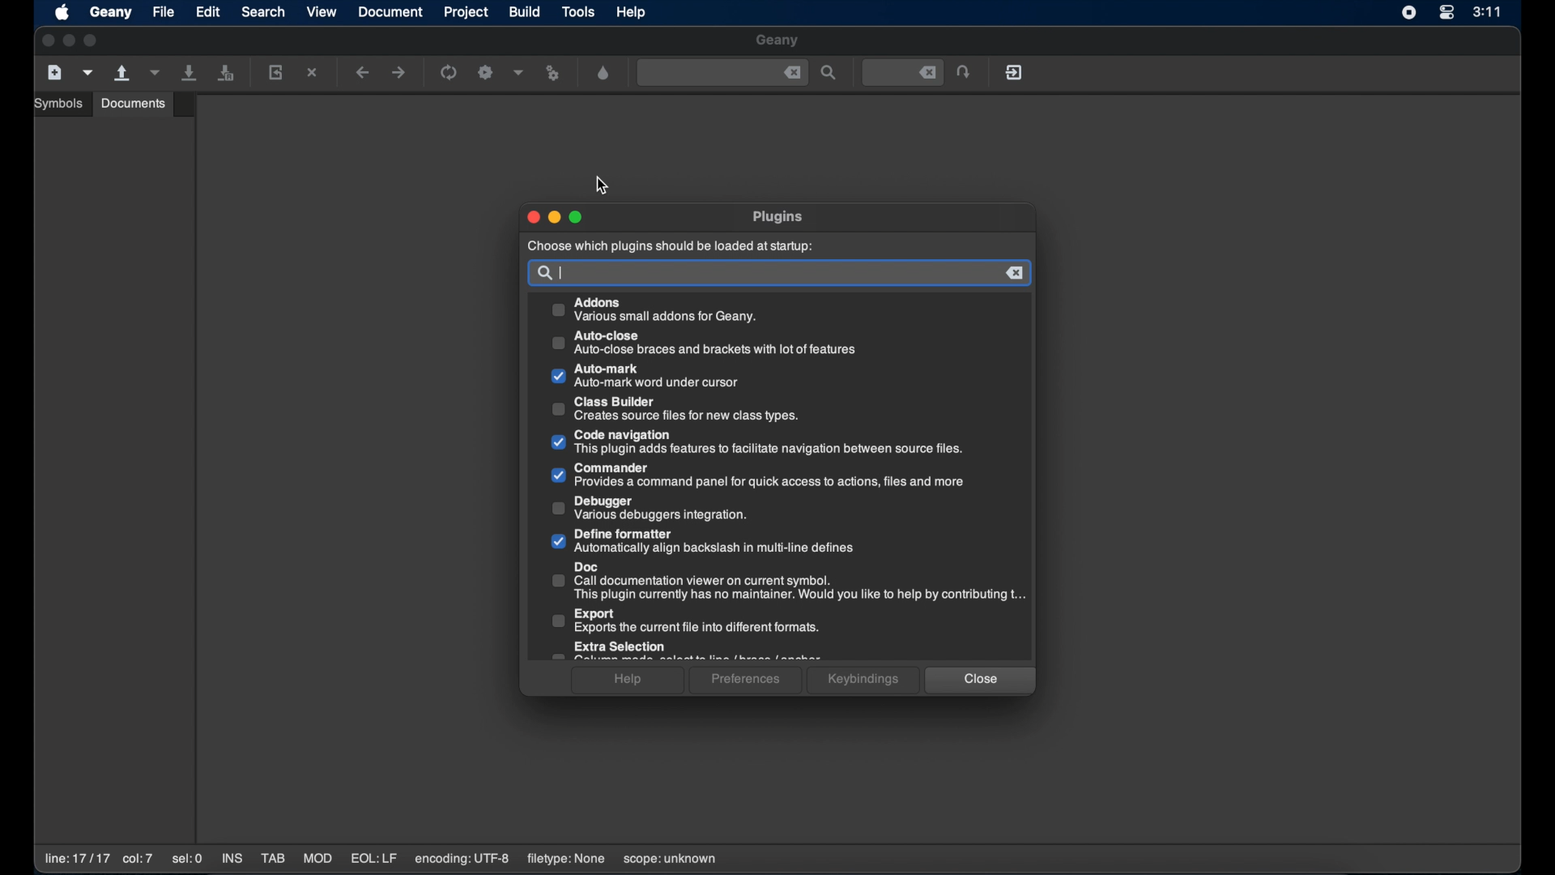 The height and width of the screenshot is (875, 1555). I want to click on symbols, so click(61, 104).